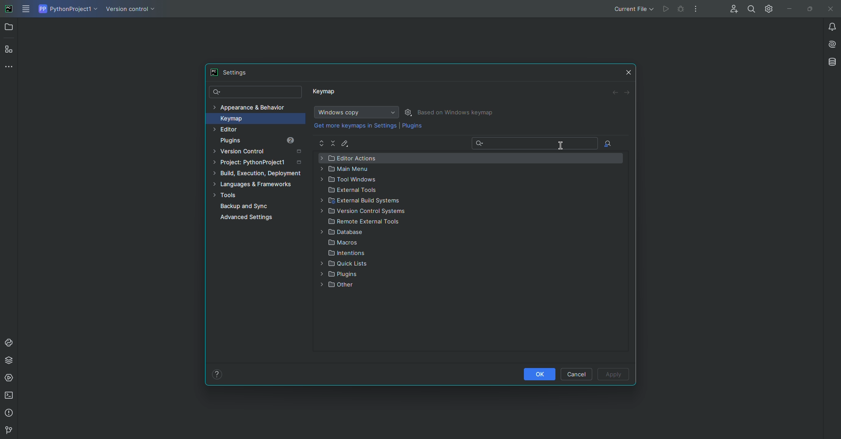 The height and width of the screenshot is (439, 841). Describe the element at coordinates (615, 93) in the screenshot. I see `Back` at that location.